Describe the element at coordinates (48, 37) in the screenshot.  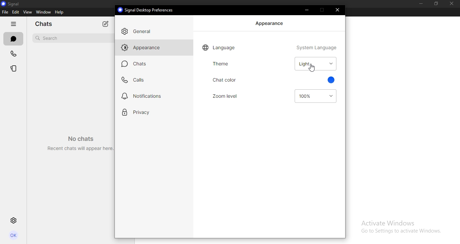
I see `search` at that location.